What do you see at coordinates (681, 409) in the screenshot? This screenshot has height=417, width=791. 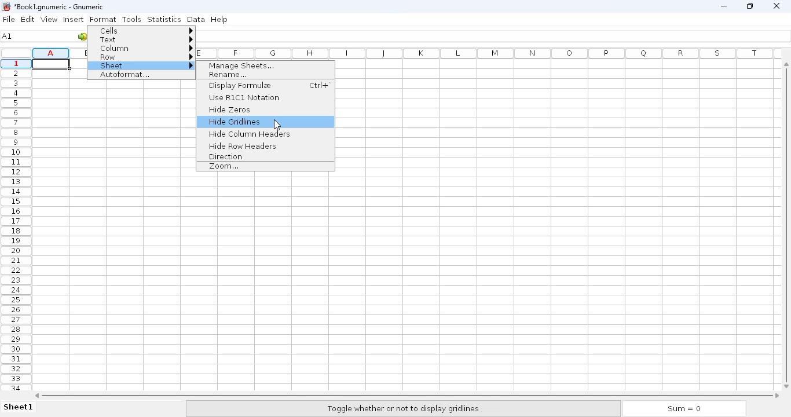 I see `Sum = 0` at bounding box center [681, 409].